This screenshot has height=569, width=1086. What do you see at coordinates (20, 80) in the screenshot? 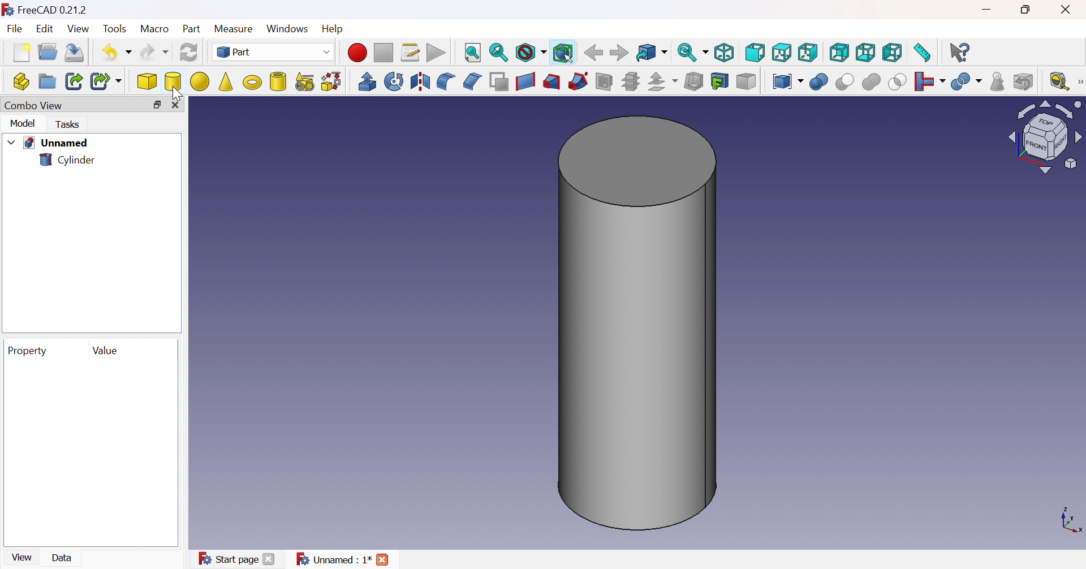
I see `Create part` at bounding box center [20, 80].